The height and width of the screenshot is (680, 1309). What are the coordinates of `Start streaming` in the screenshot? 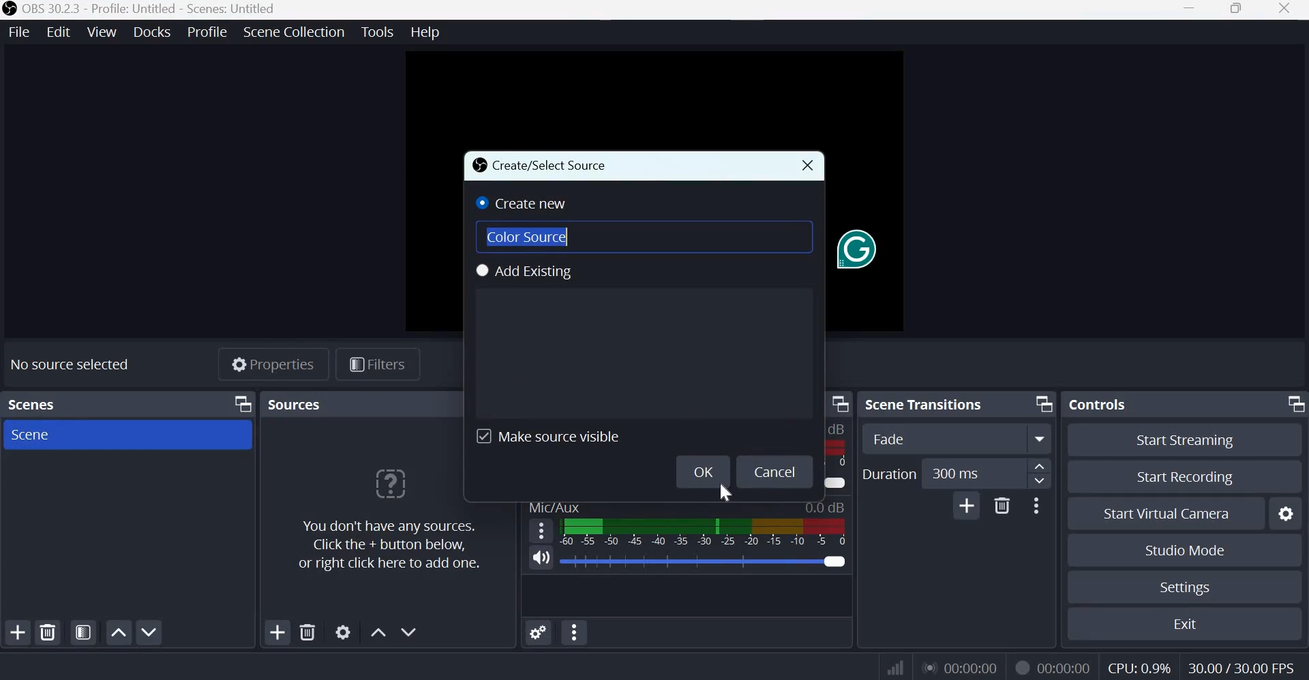 It's located at (1191, 439).